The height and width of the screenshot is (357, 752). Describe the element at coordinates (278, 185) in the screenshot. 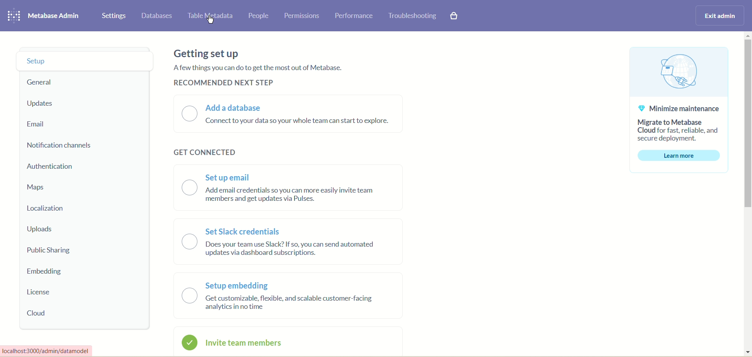

I see `Set up email Add email credentials so you can more easily invite teammembers and get updates via Pulses.` at that location.